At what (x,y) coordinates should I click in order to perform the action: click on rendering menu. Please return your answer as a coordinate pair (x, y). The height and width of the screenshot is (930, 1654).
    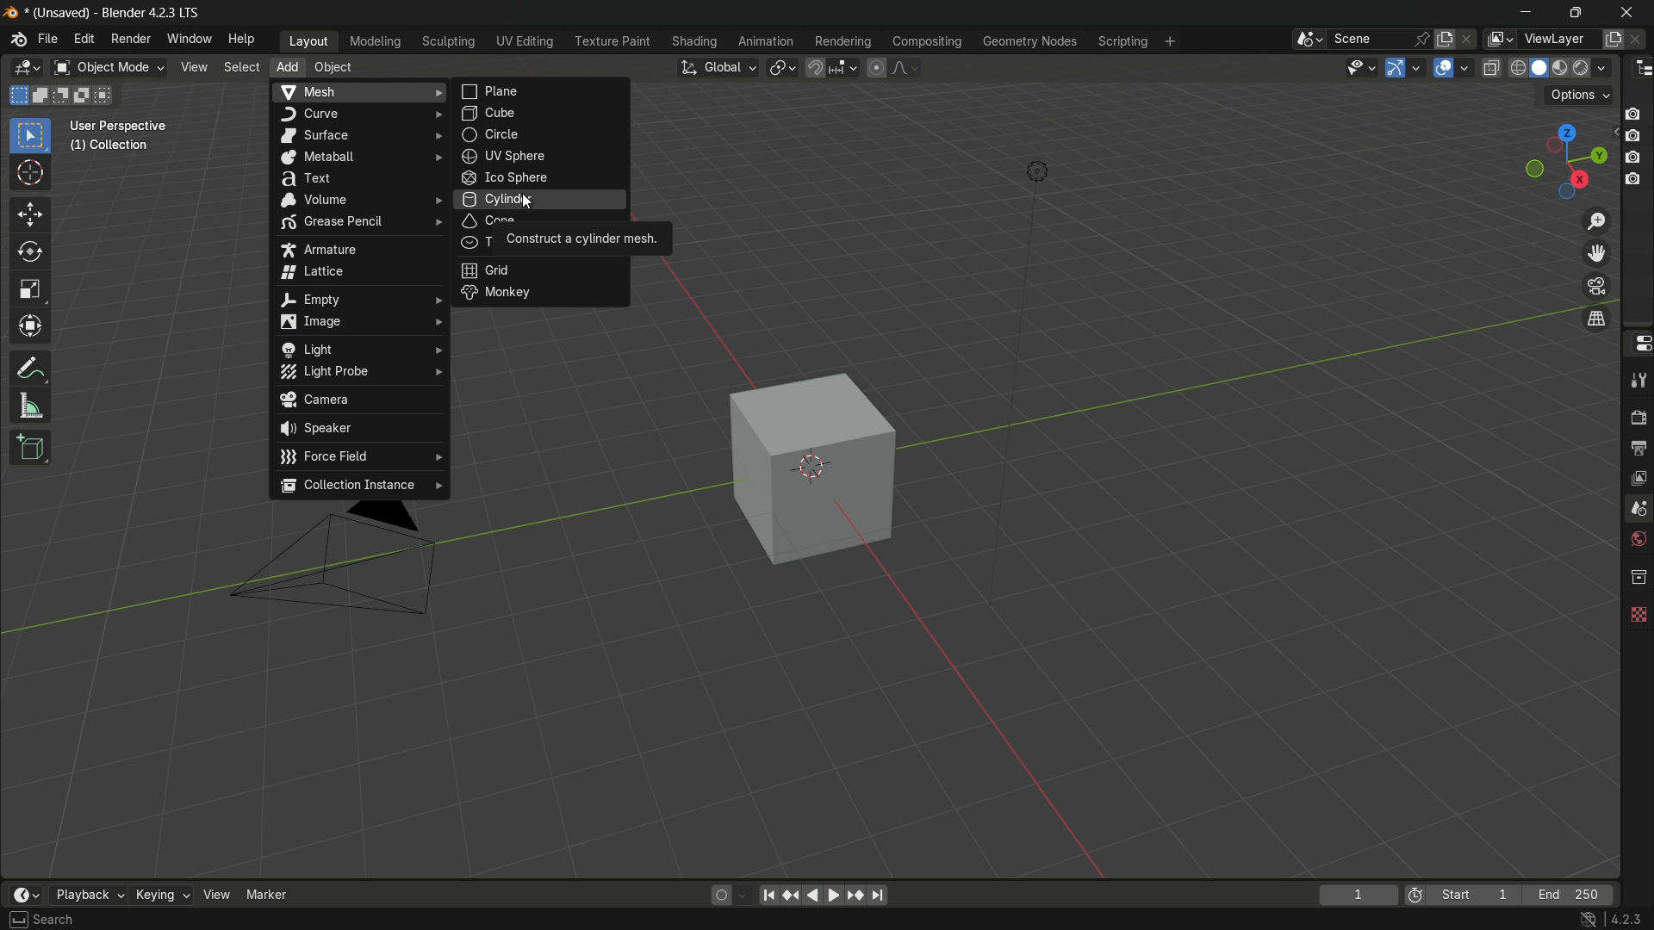
    Looking at the image, I should click on (843, 42).